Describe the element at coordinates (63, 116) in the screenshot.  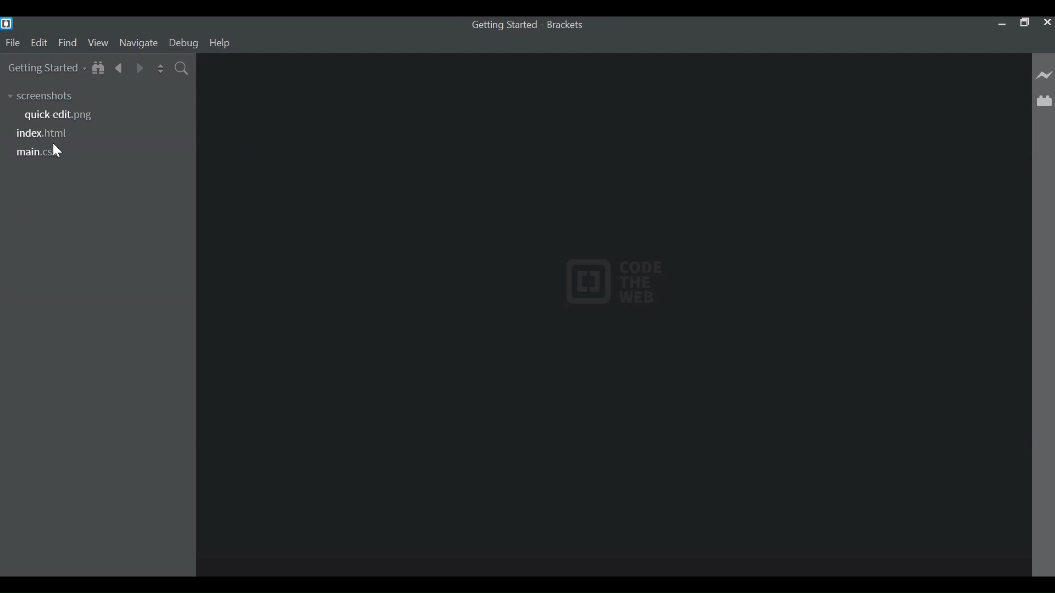
I see `quick-edit.png` at that location.